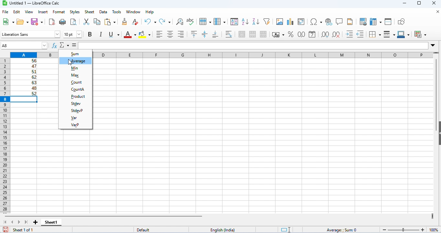  I want to click on increase indent, so click(350, 34).